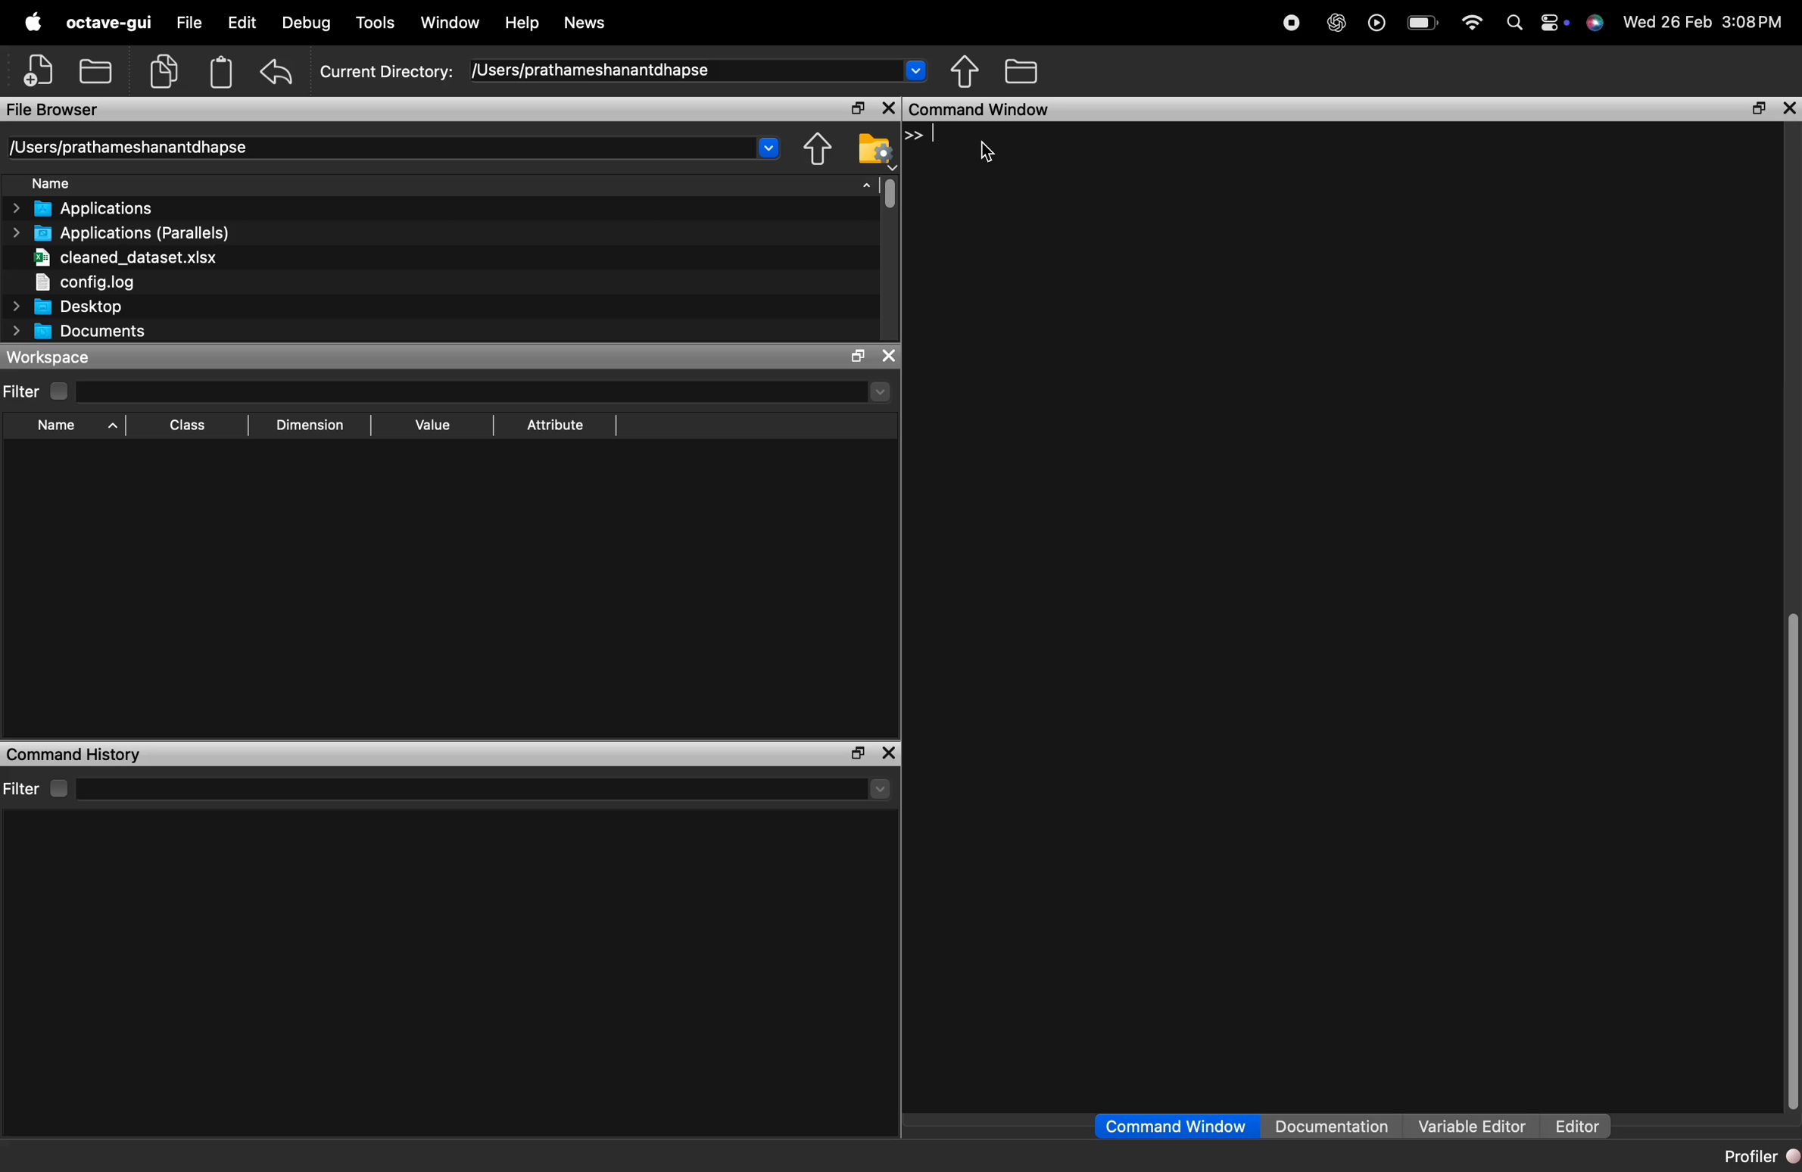  What do you see at coordinates (1295, 111) in the screenshot?
I see `Command Window` at bounding box center [1295, 111].